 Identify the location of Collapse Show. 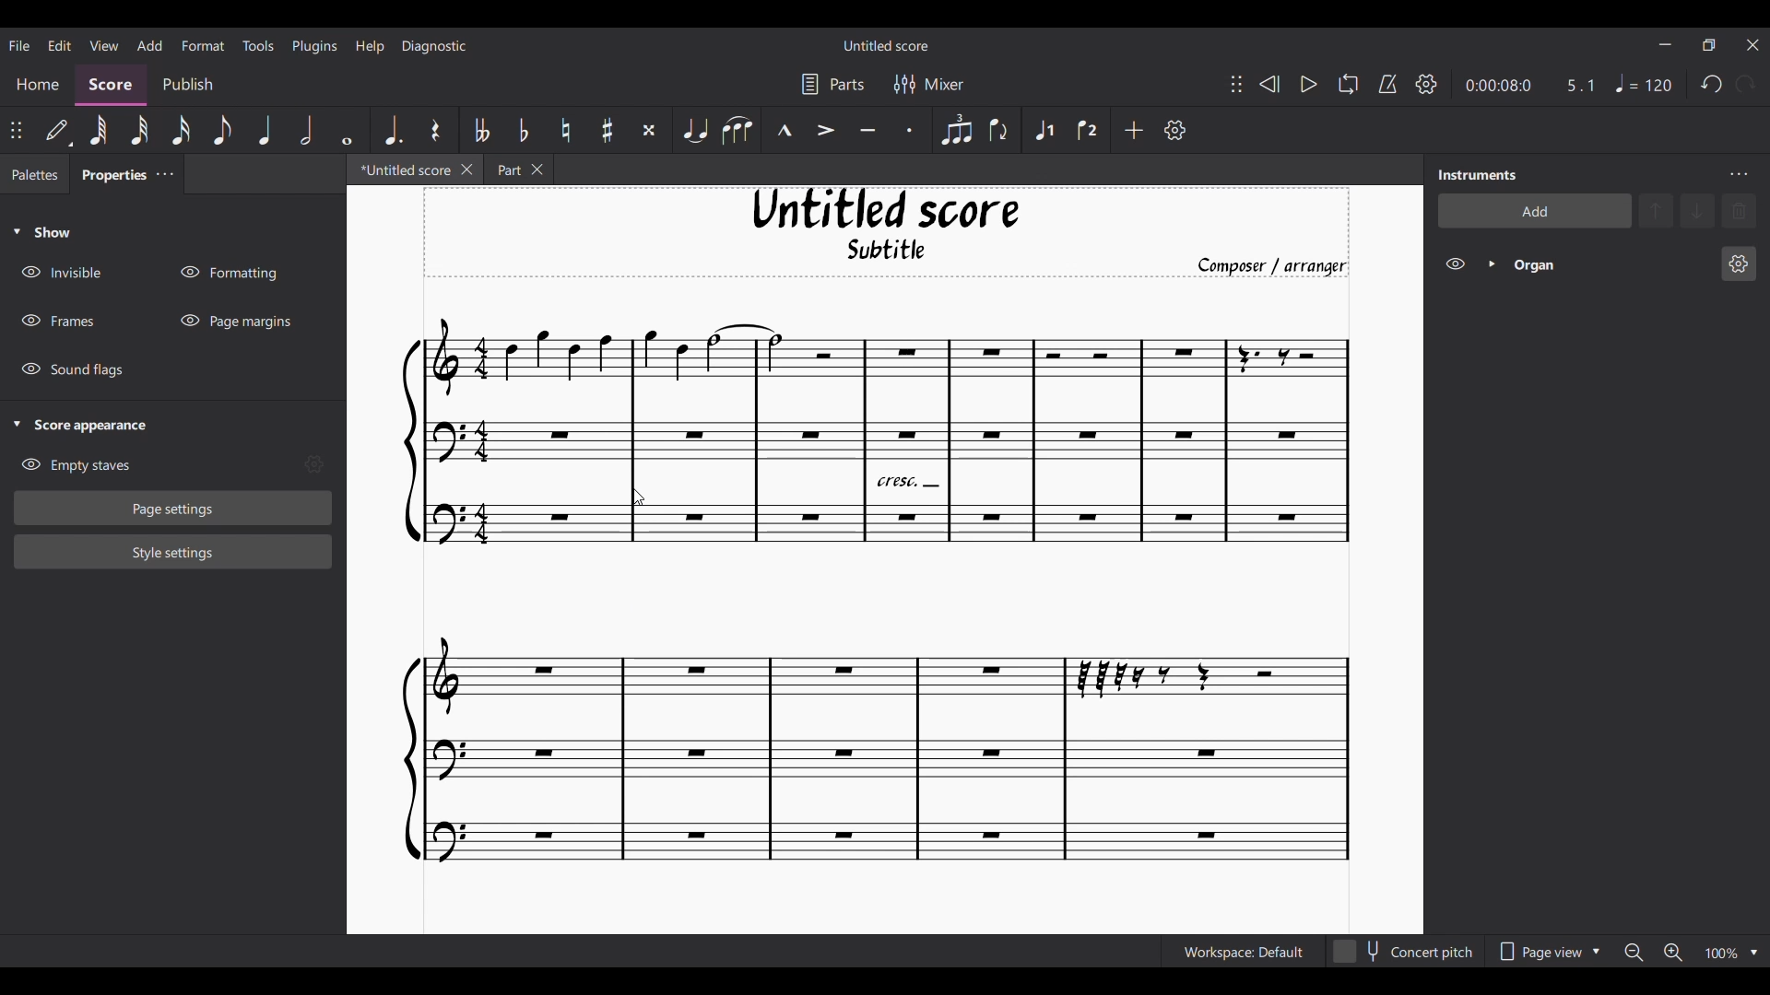
(41, 232).